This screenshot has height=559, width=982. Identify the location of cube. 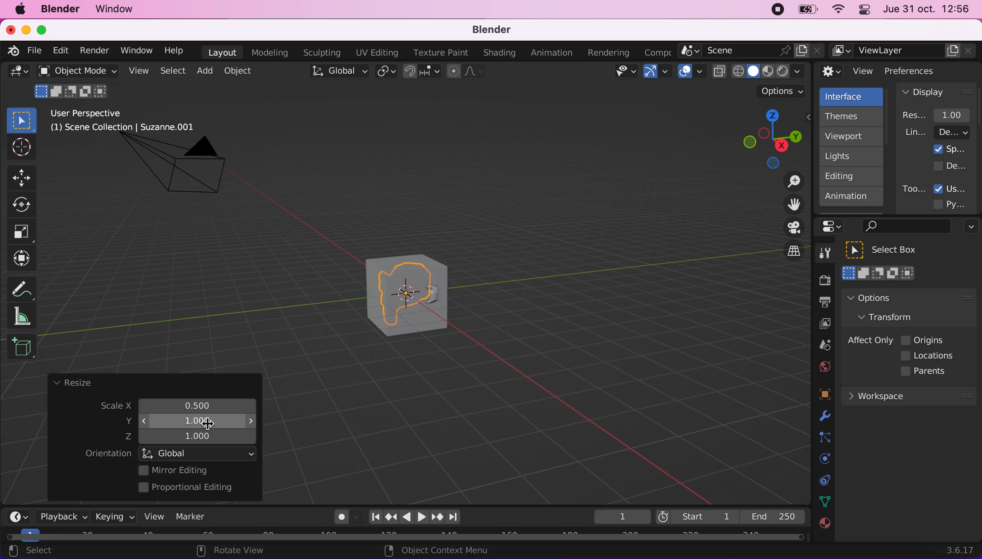
(408, 292).